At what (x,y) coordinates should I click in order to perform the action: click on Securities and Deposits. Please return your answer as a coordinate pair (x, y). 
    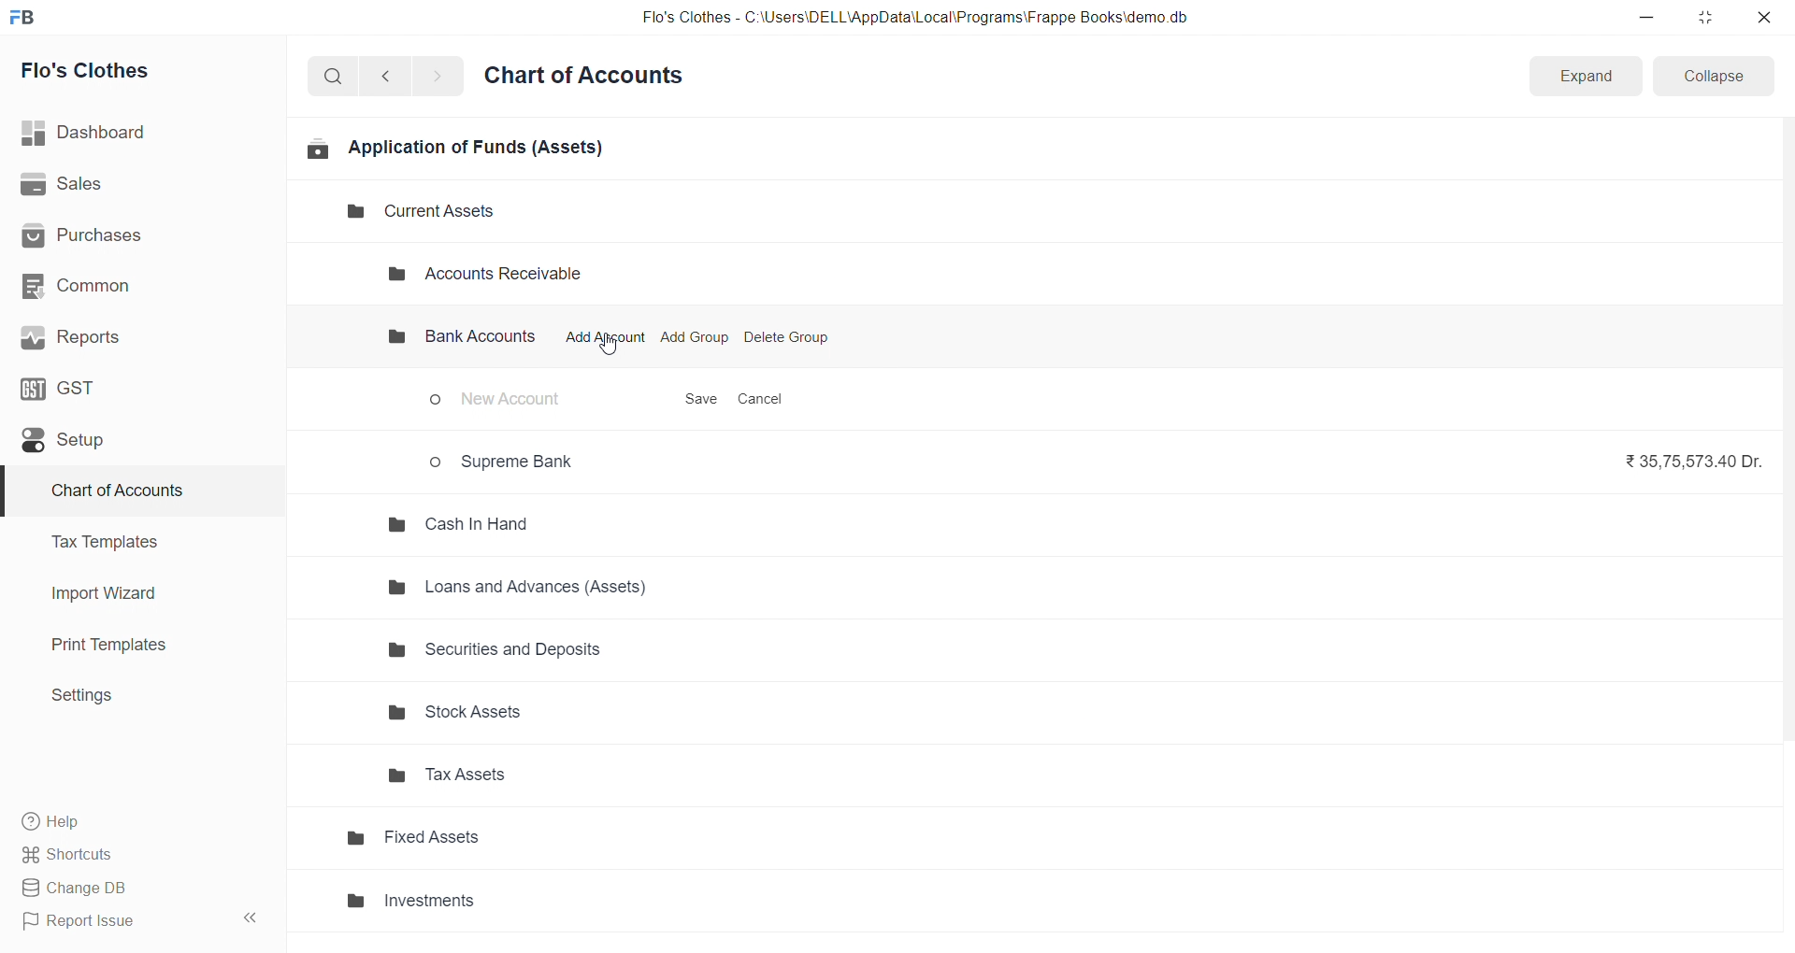
    Looking at the image, I should click on (539, 656).